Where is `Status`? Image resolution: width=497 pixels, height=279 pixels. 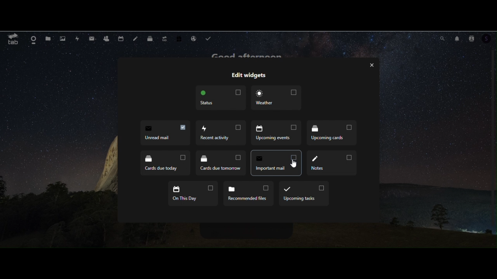
Status is located at coordinates (219, 98).